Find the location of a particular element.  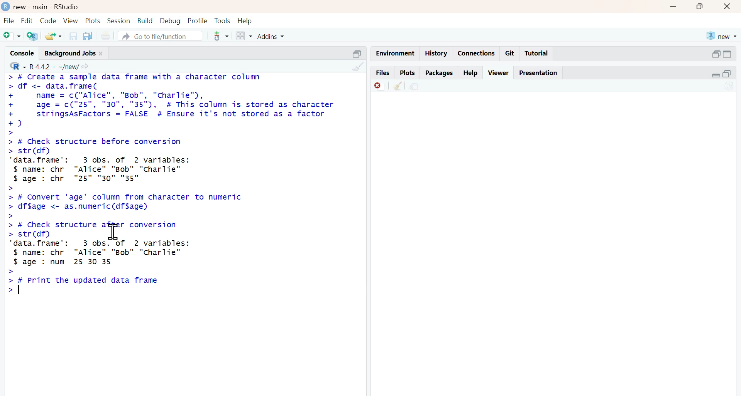

Clean  is located at coordinates (398, 86).